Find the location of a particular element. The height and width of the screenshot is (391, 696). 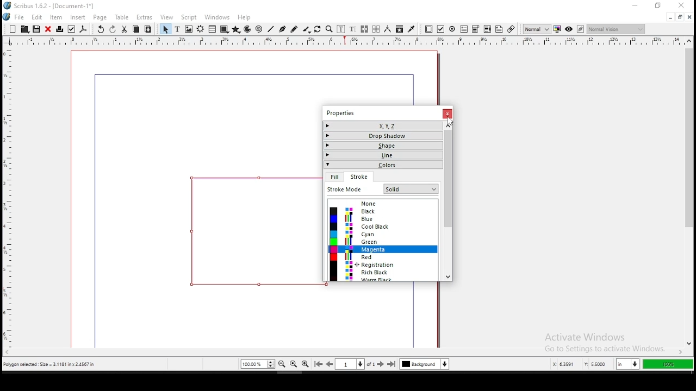

extras is located at coordinates (144, 17).